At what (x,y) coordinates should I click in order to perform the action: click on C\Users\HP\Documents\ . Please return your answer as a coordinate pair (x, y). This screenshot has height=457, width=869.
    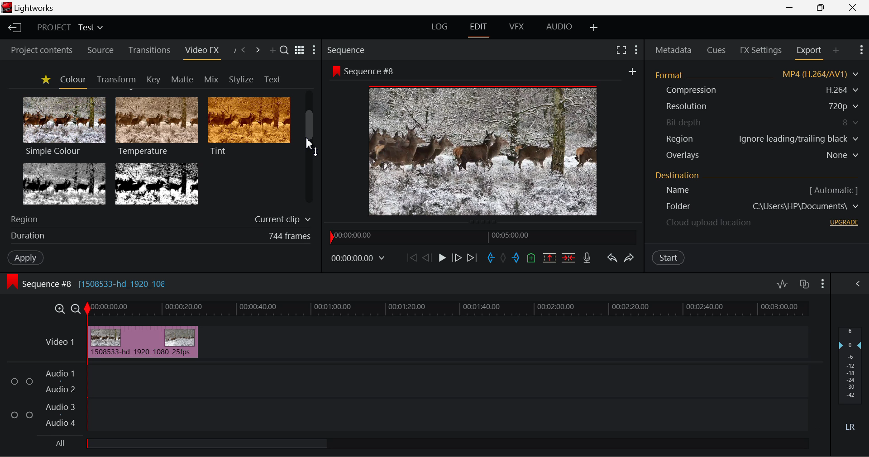
    Looking at the image, I should click on (806, 206).